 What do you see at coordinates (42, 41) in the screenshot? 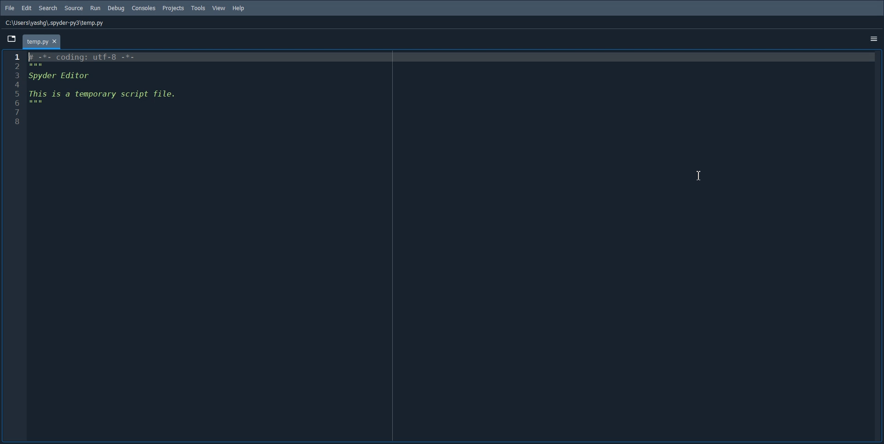
I see `Folder` at bounding box center [42, 41].